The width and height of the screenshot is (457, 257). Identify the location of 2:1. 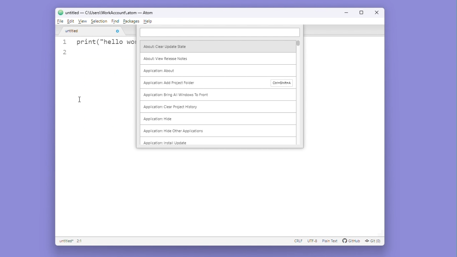
(80, 241).